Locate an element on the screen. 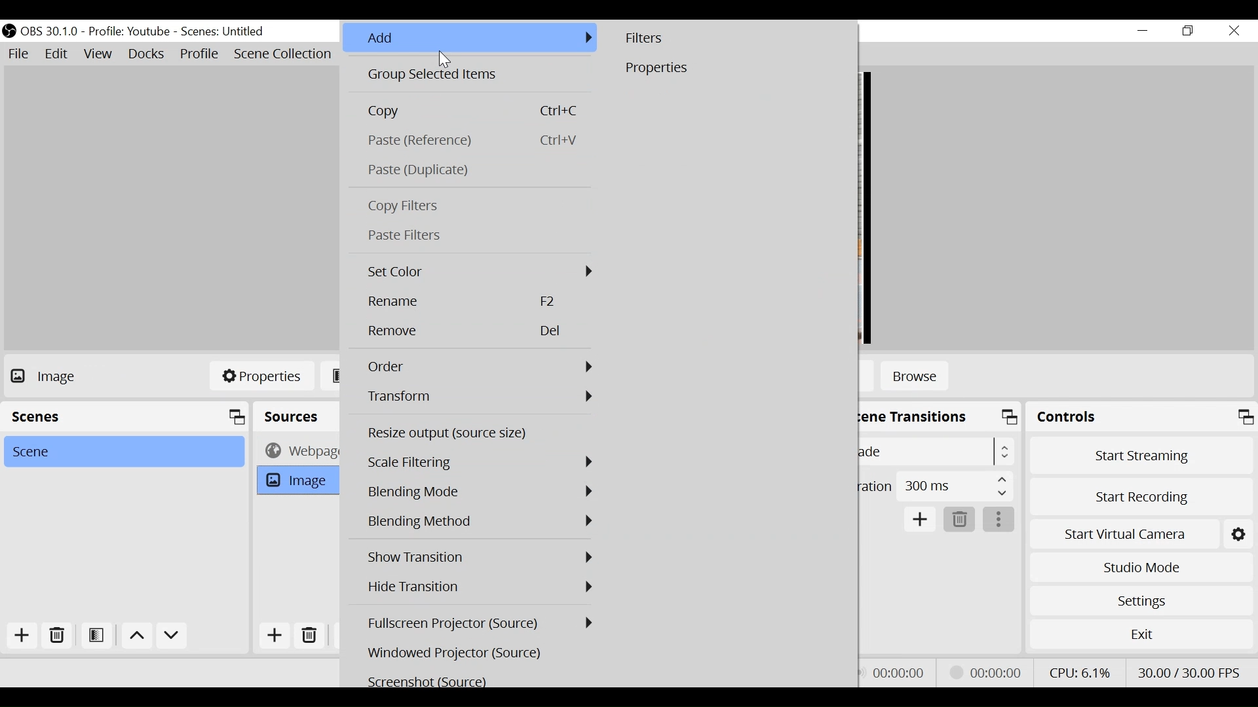 The width and height of the screenshot is (1258, 707). Start Recording is located at coordinates (1141, 499).